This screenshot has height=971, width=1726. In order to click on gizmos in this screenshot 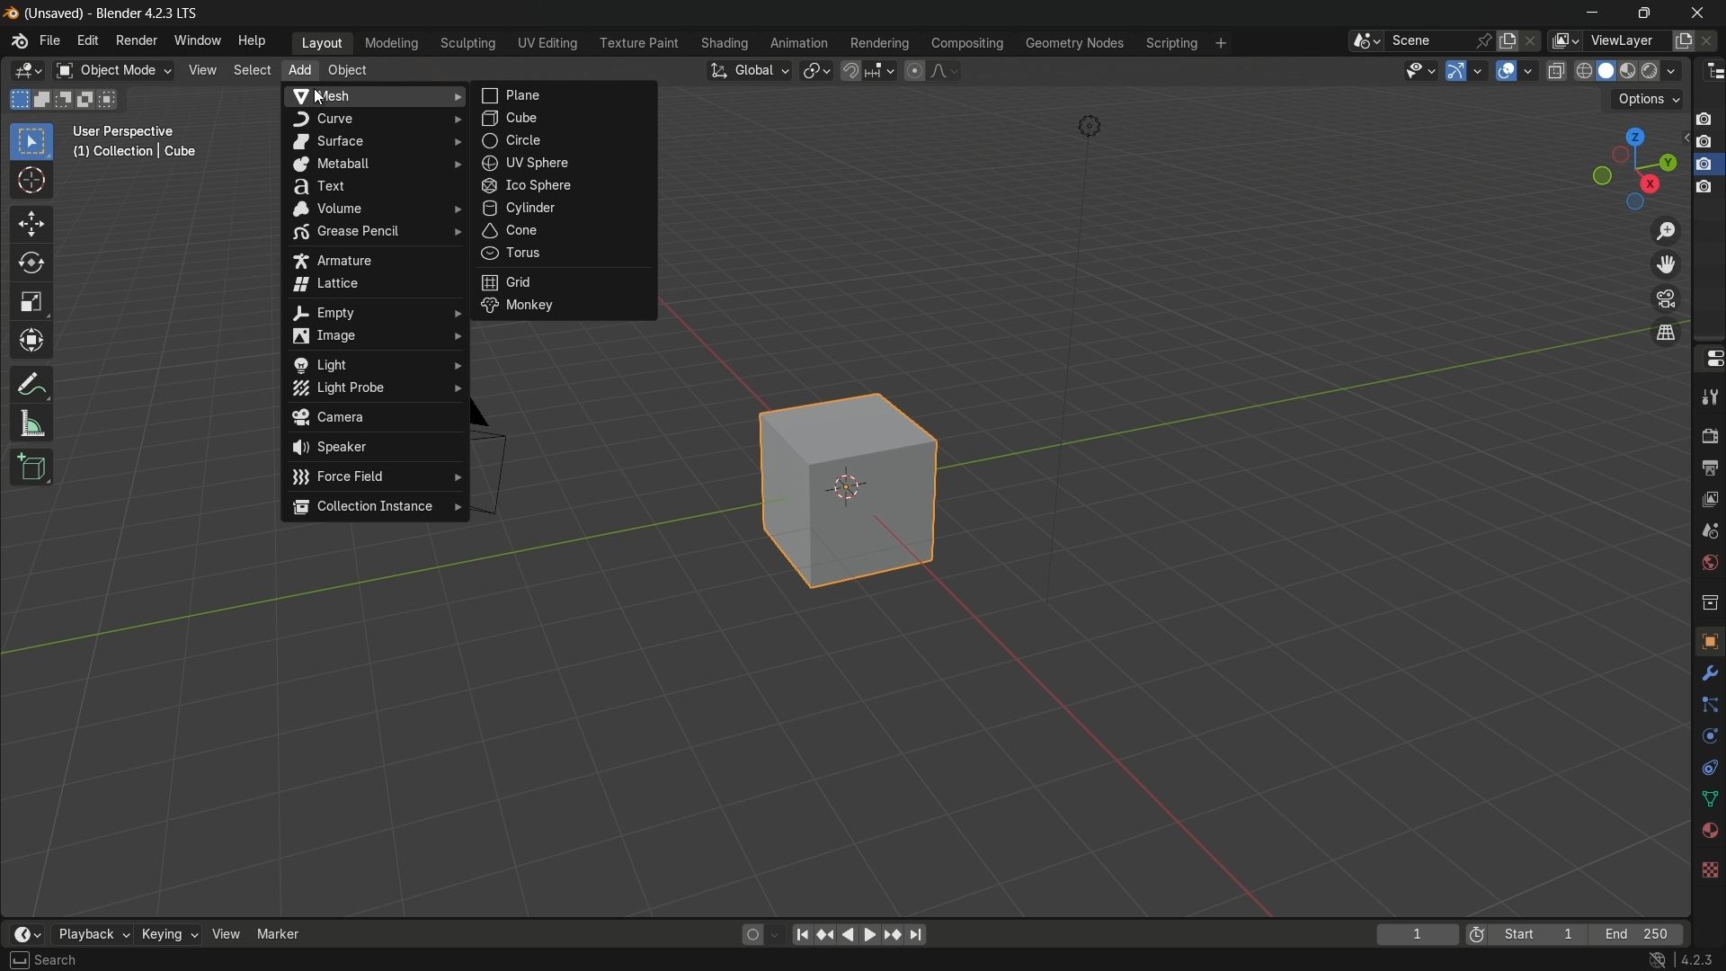, I will do `click(1478, 69)`.